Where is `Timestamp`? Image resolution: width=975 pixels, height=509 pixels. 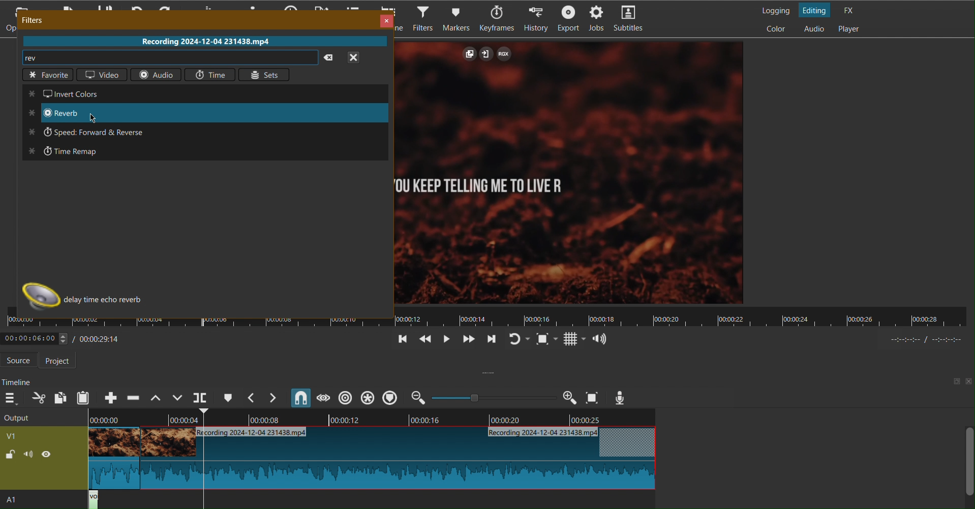
Timestamp is located at coordinates (67, 337).